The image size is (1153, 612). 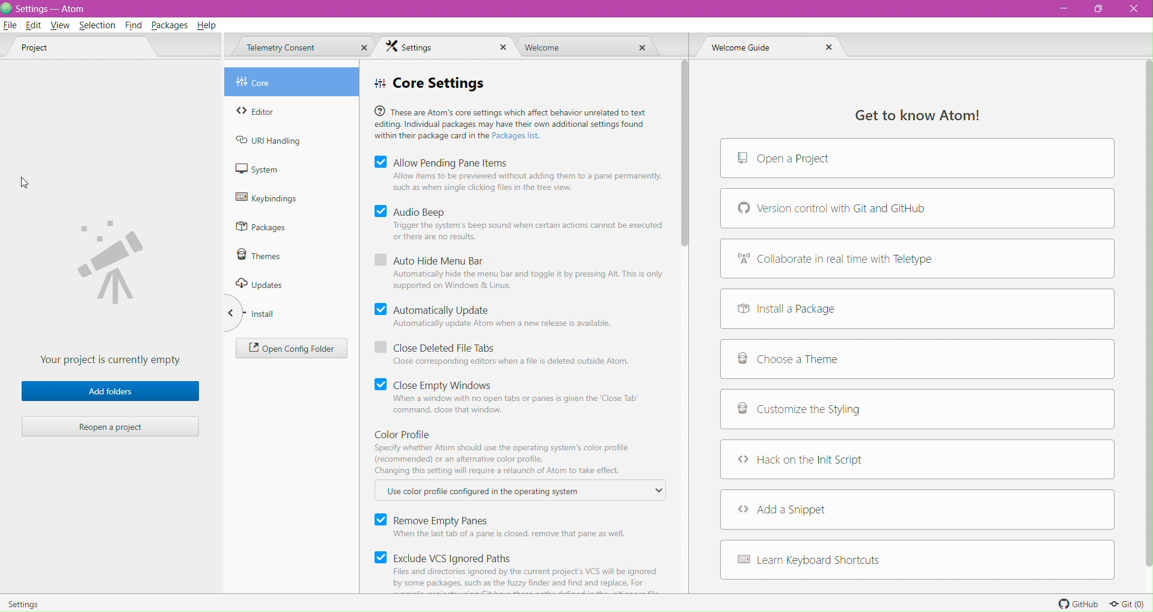 I want to click on GitHub, so click(x=1075, y=603).